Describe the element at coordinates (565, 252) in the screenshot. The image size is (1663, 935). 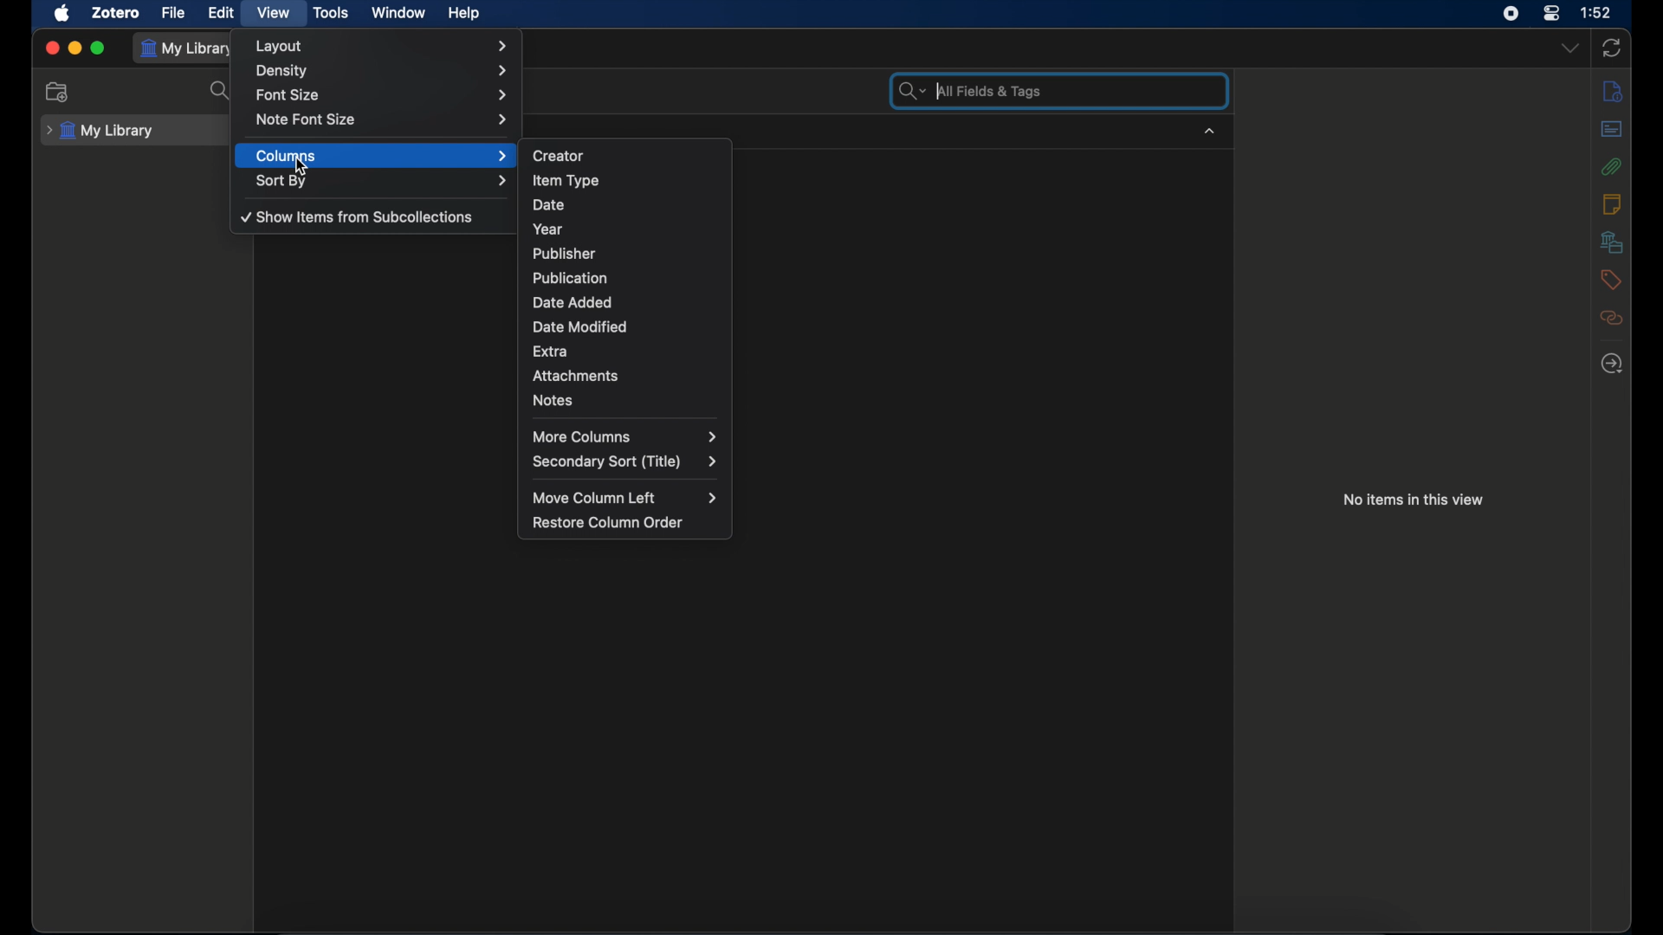
I see `publisher` at that location.